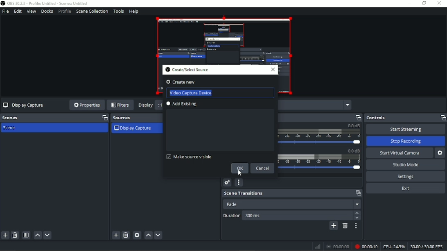 The height and width of the screenshot is (251, 447). What do you see at coordinates (228, 182) in the screenshot?
I see `Advanced audio properties` at bounding box center [228, 182].